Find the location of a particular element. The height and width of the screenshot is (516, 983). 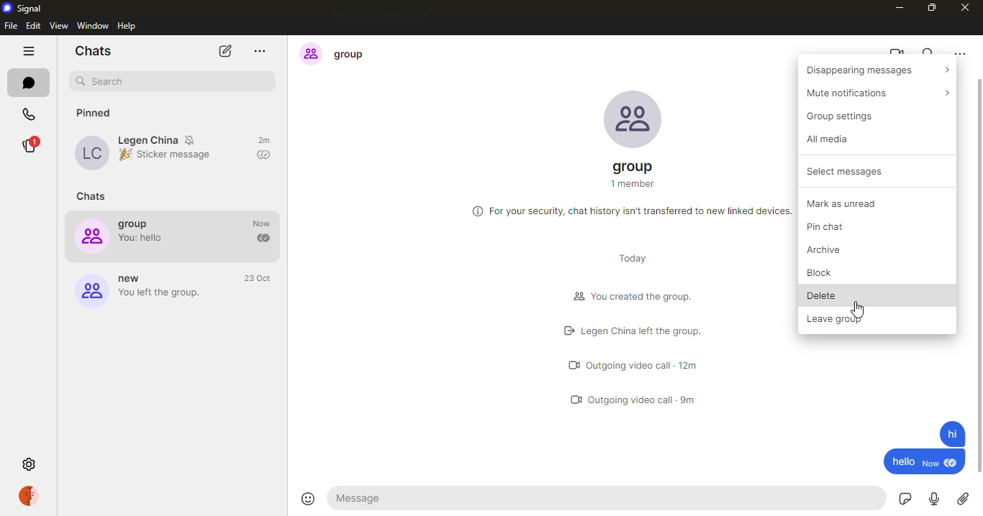

Legen China is located at coordinates (148, 139).